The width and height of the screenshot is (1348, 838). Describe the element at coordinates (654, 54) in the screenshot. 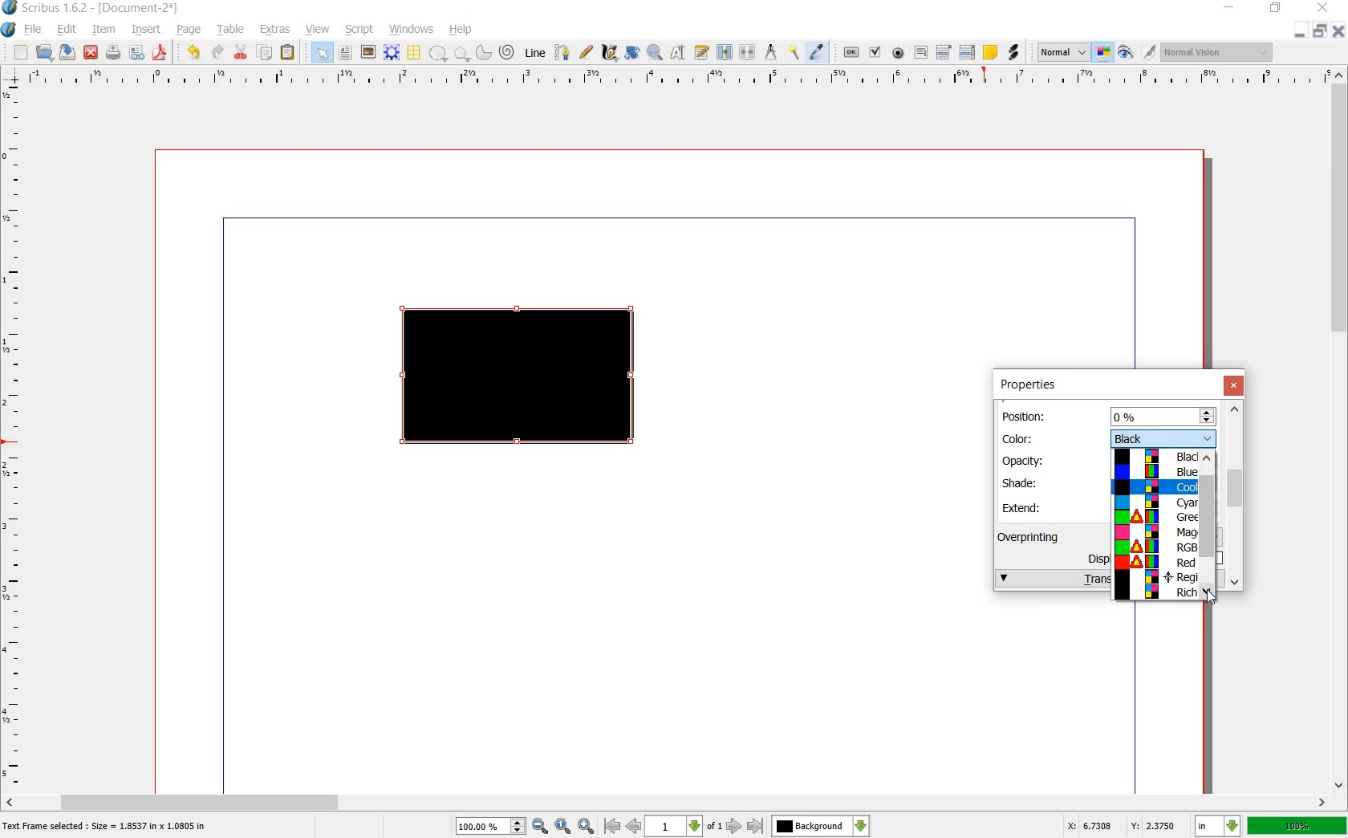

I see `zoom in or out` at that location.